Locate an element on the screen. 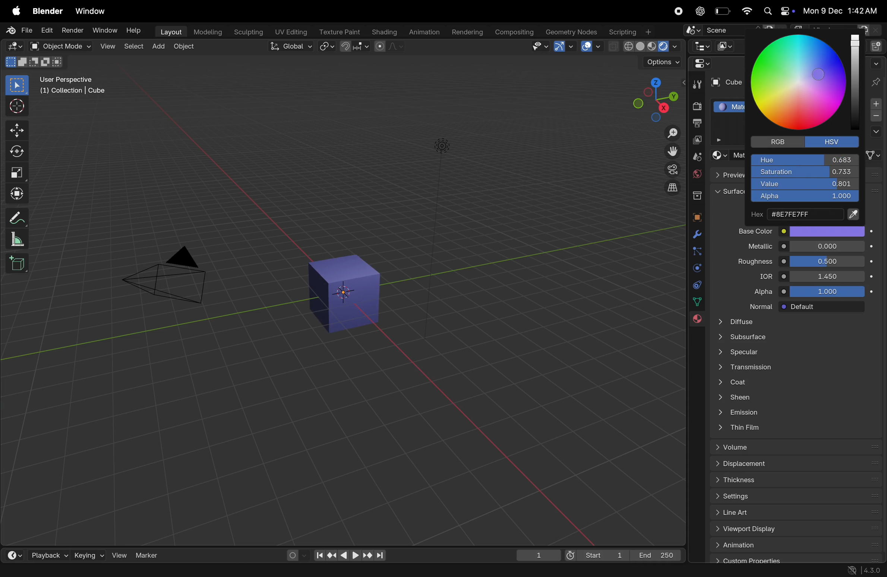  animation is located at coordinates (424, 33).